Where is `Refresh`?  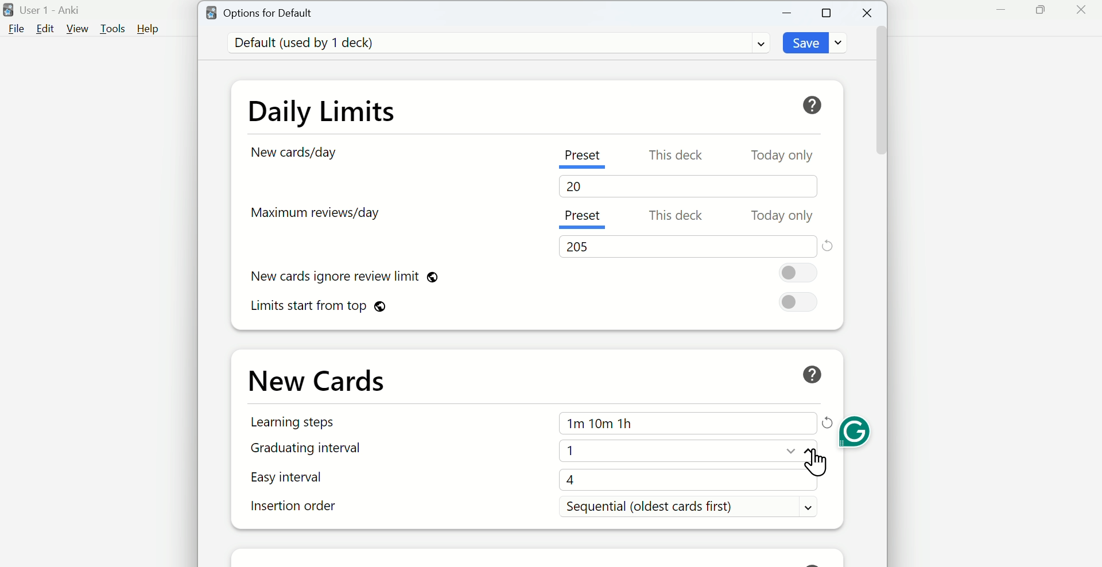
Refresh is located at coordinates (824, 418).